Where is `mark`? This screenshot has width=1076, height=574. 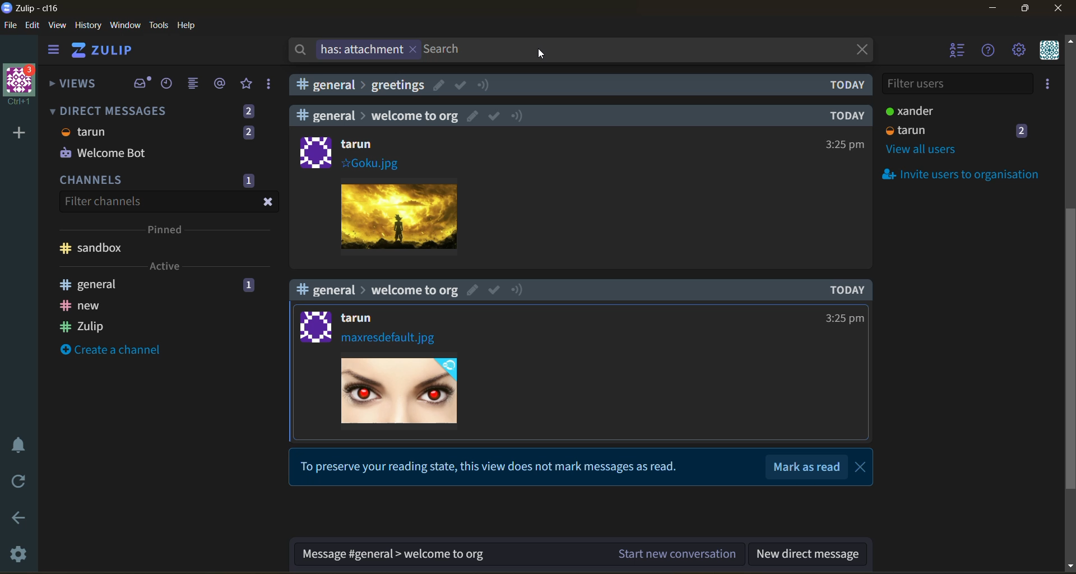 mark is located at coordinates (495, 117).